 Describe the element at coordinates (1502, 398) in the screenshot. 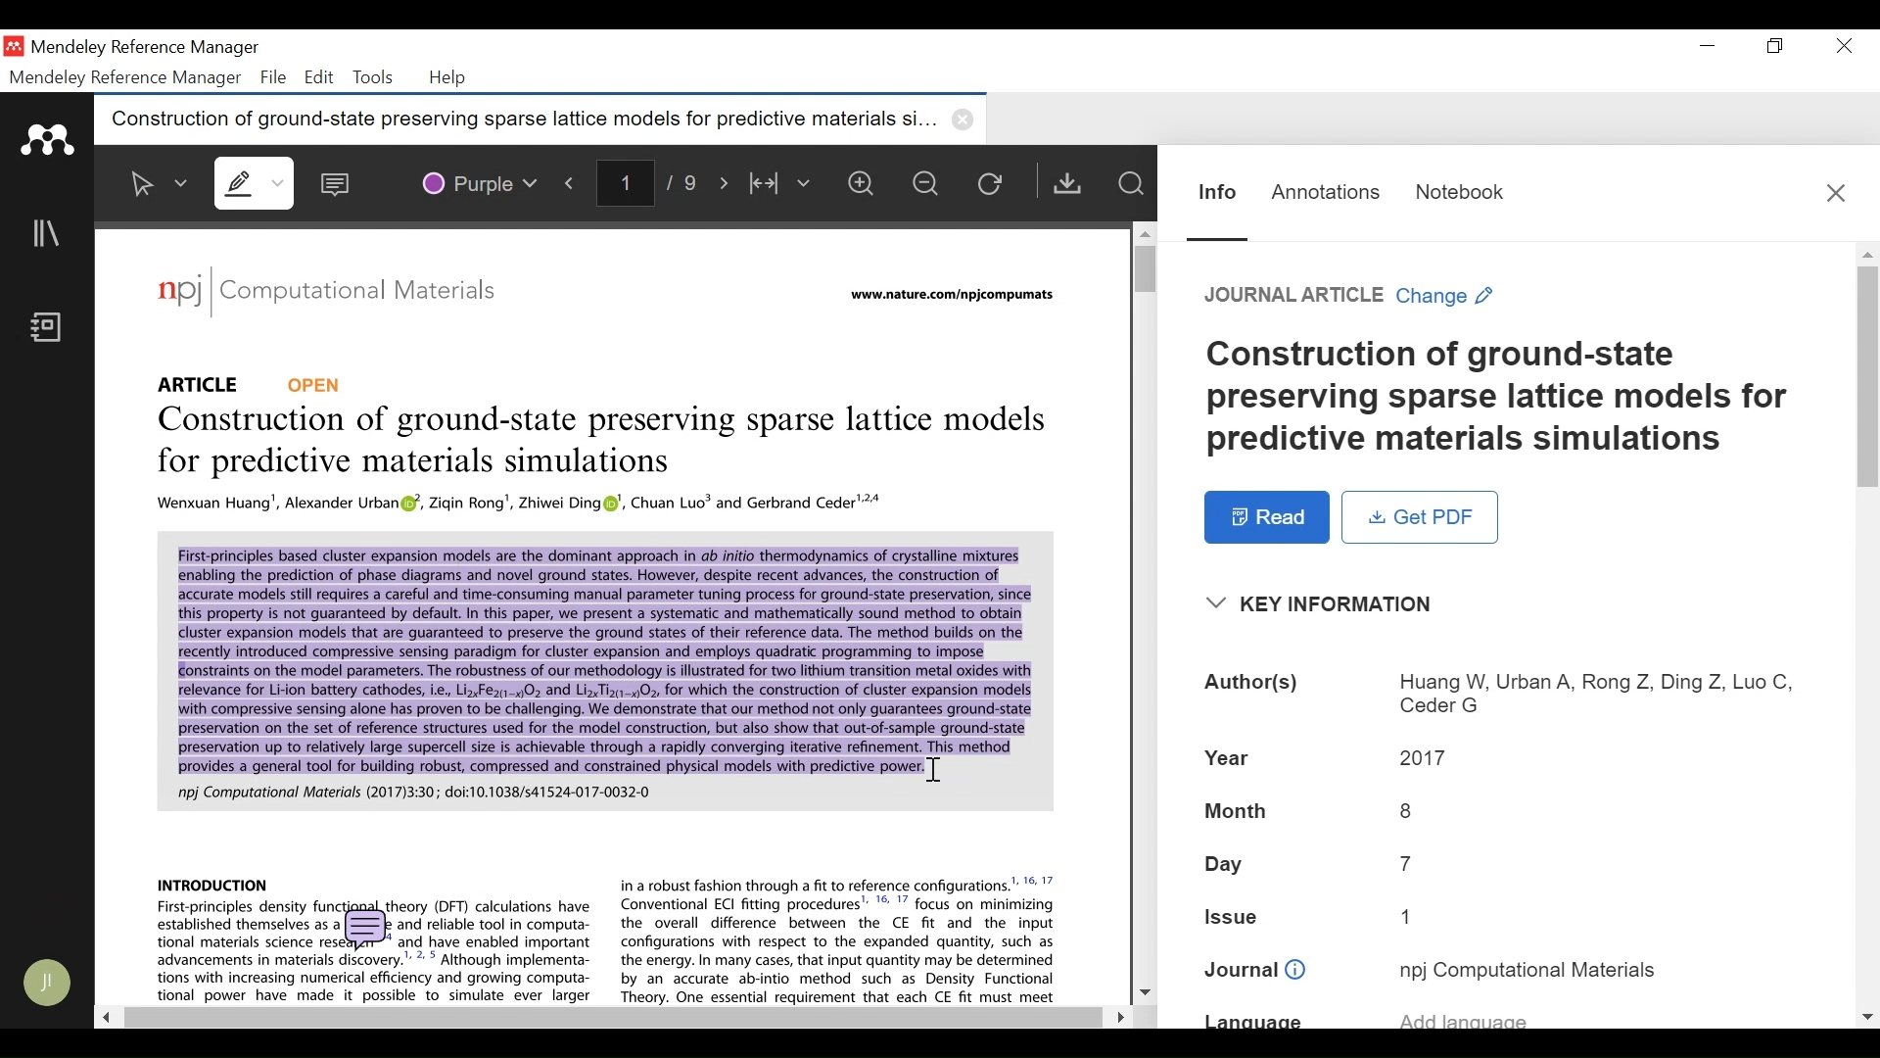

I see `Title` at that location.